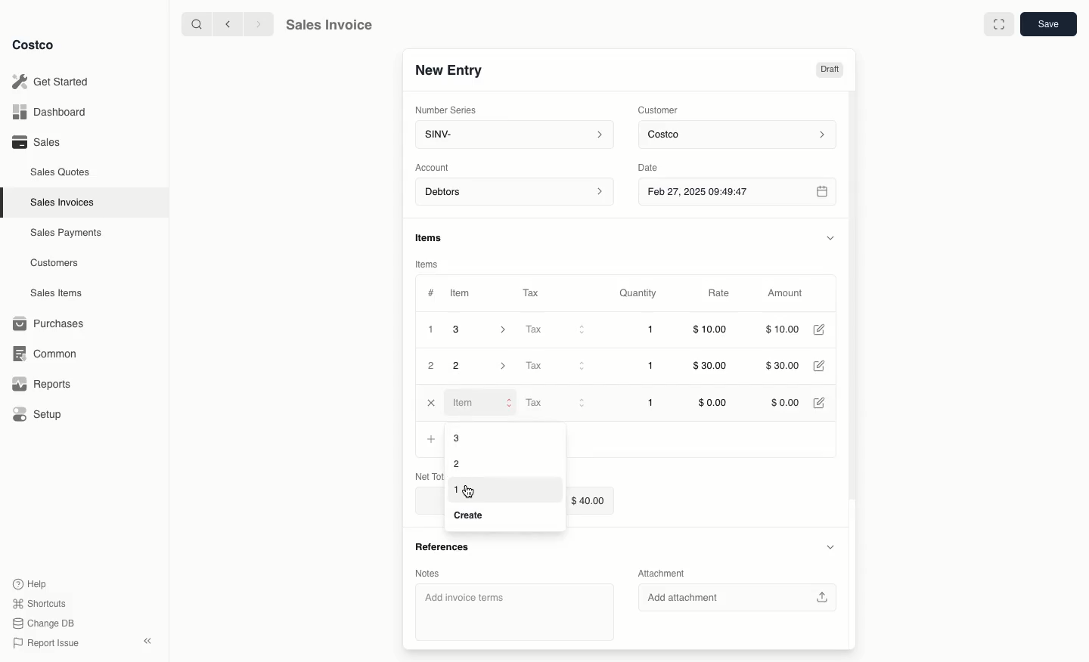  What do you see at coordinates (461, 292) in the screenshot?
I see `Item` at bounding box center [461, 292].